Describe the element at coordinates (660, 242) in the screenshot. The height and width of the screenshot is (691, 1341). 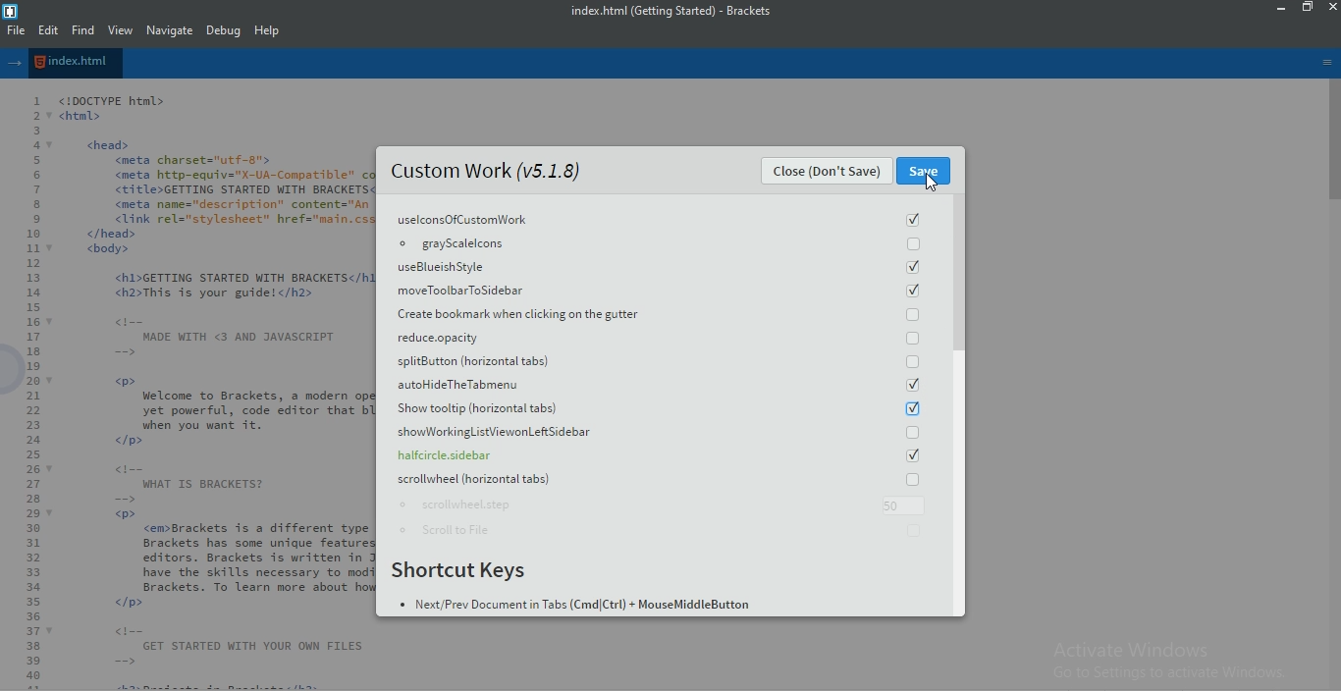
I see `grayscalelcons` at that location.